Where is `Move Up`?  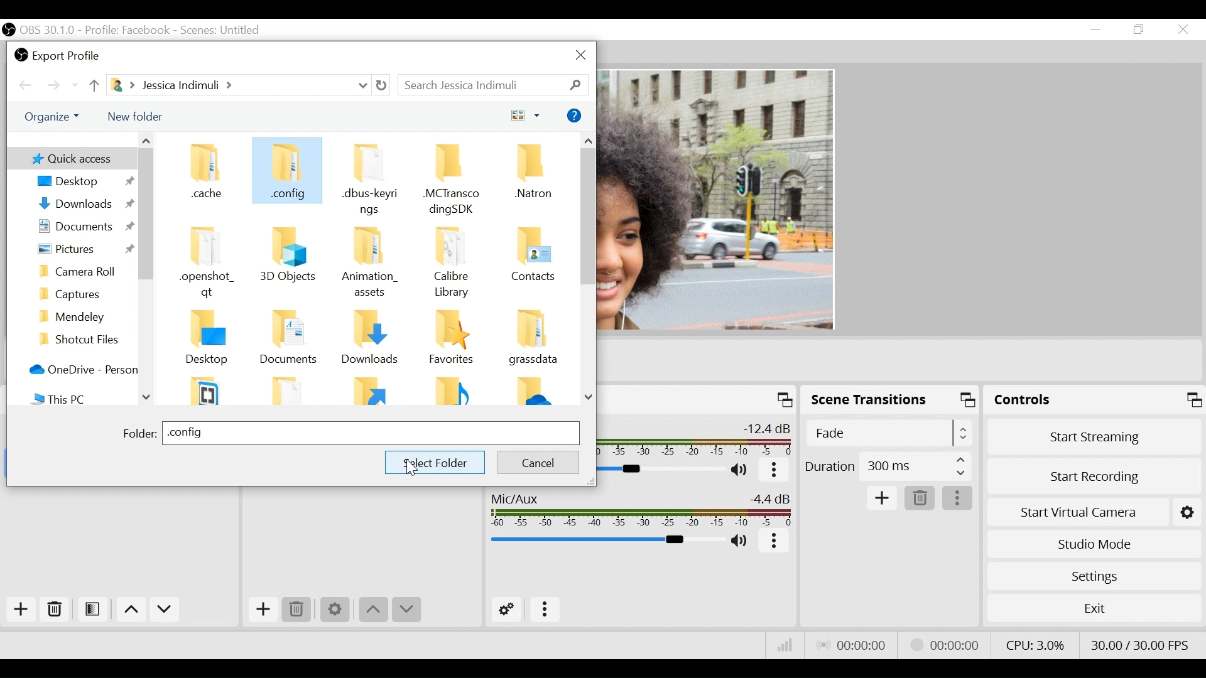 Move Up is located at coordinates (372, 611).